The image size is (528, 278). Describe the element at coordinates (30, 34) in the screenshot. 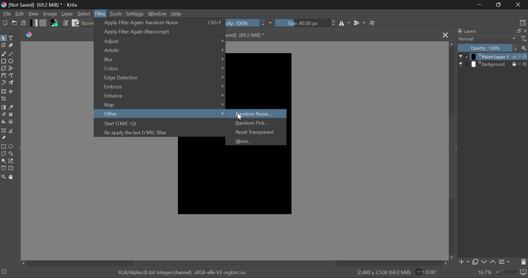

I see `Krita Logo` at that location.